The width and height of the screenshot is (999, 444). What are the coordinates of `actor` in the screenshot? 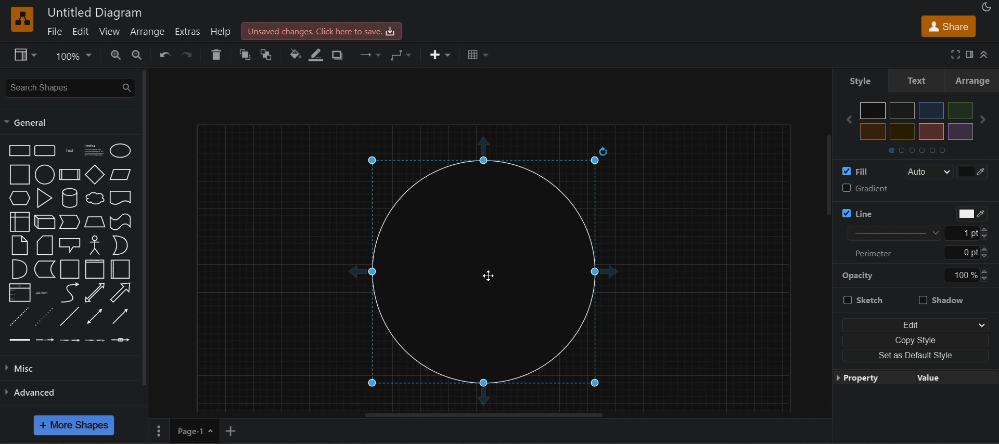 It's located at (96, 246).